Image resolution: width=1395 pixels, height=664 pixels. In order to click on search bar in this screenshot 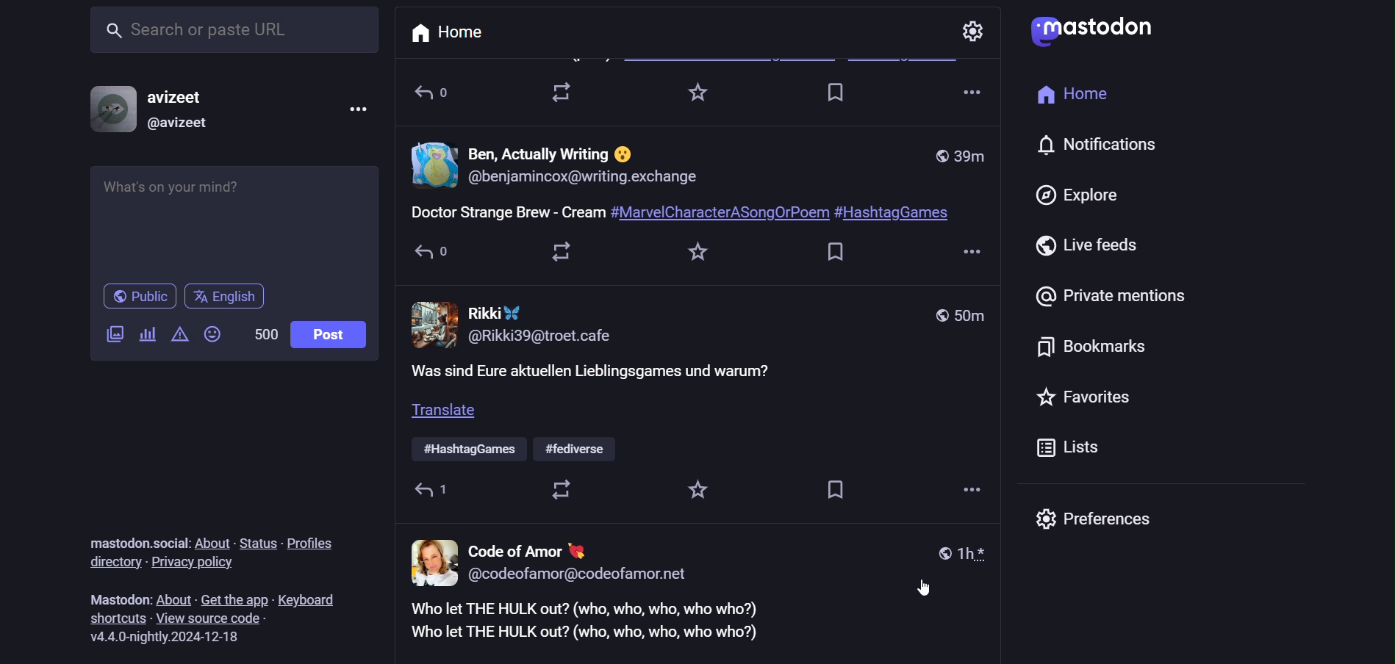, I will do `click(229, 32)`.